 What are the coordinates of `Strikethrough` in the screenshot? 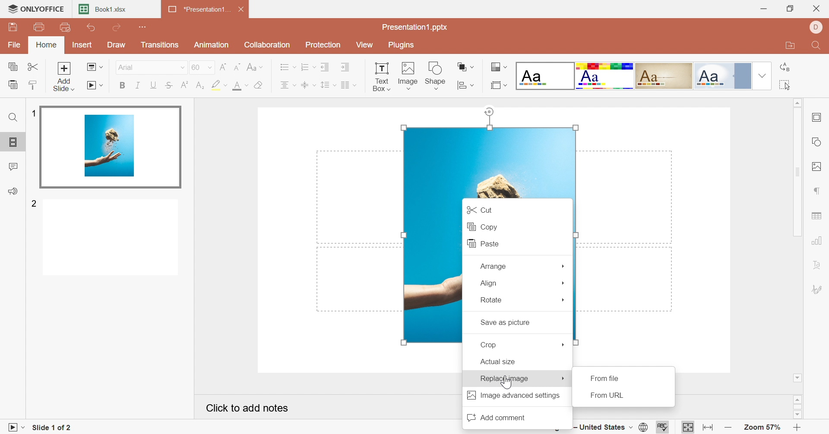 It's located at (169, 85).